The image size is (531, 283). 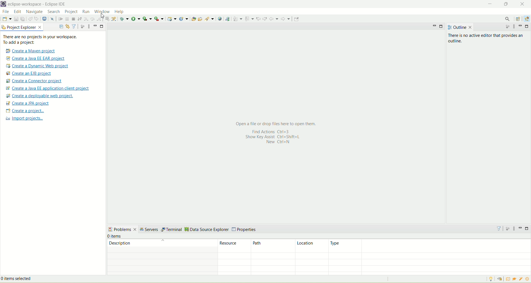 What do you see at coordinates (238, 19) in the screenshot?
I see `next annotation` at bounding box center [238, 19].